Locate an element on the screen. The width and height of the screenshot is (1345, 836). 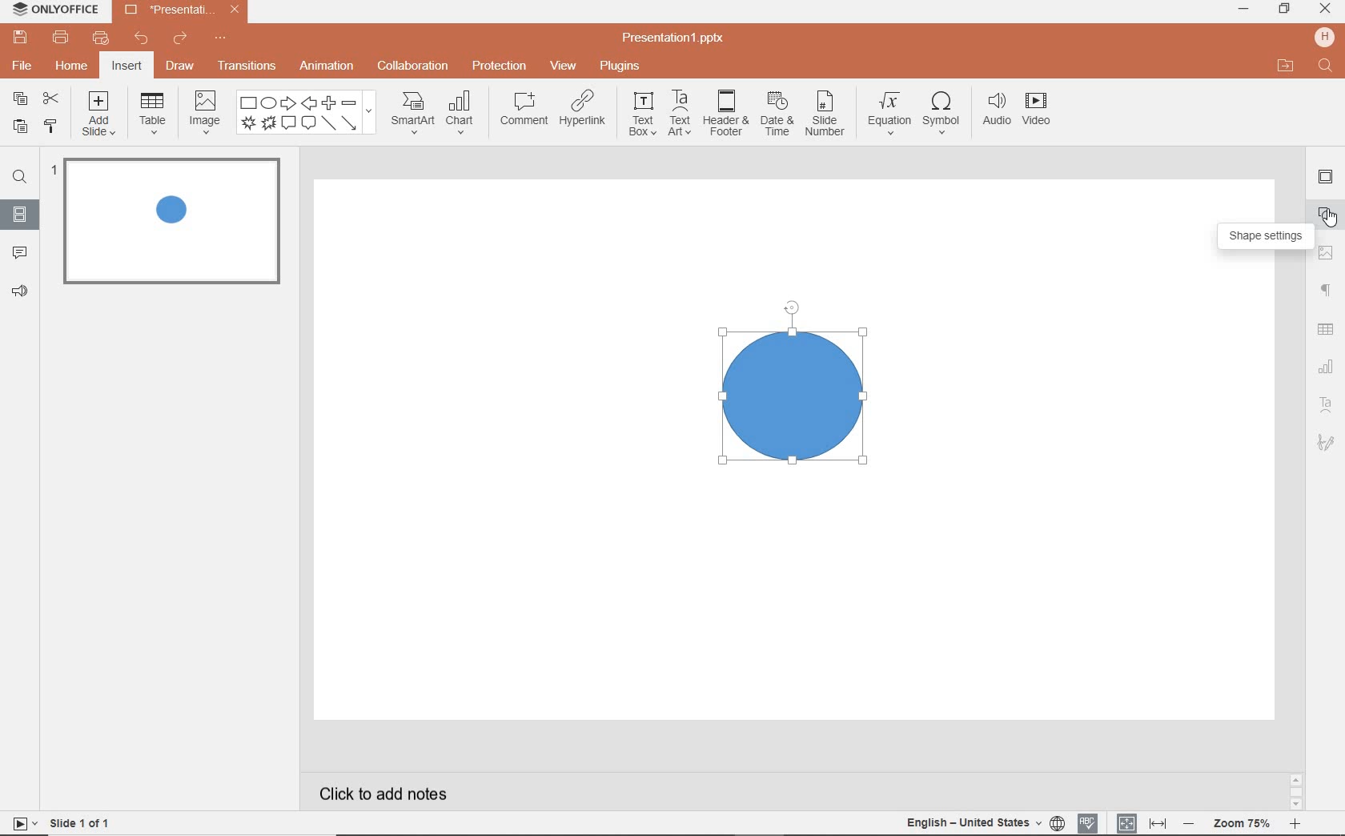
cut is located at coordinates (50, 98).